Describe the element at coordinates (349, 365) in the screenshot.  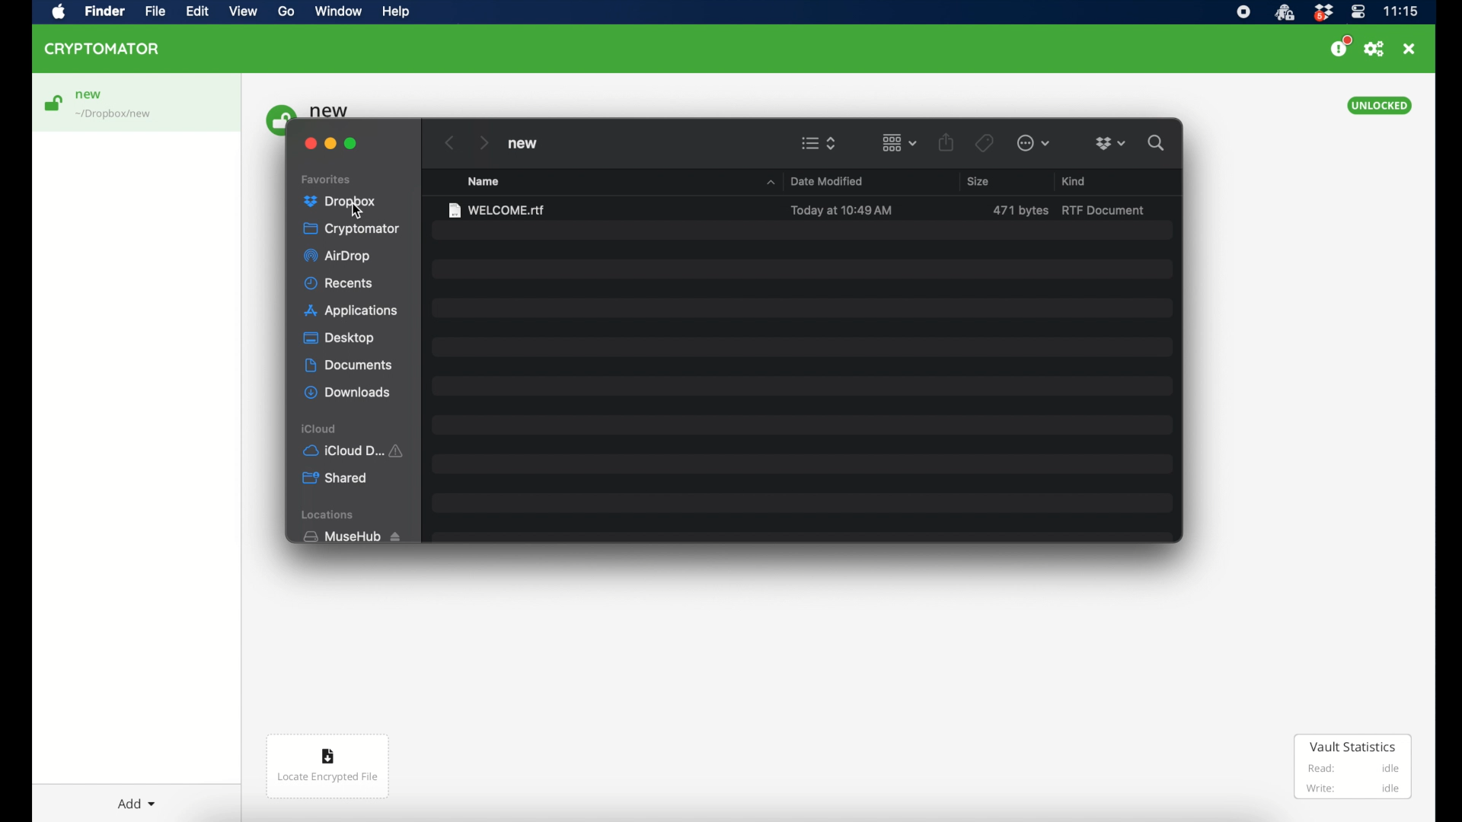
I see `documents` at that location.